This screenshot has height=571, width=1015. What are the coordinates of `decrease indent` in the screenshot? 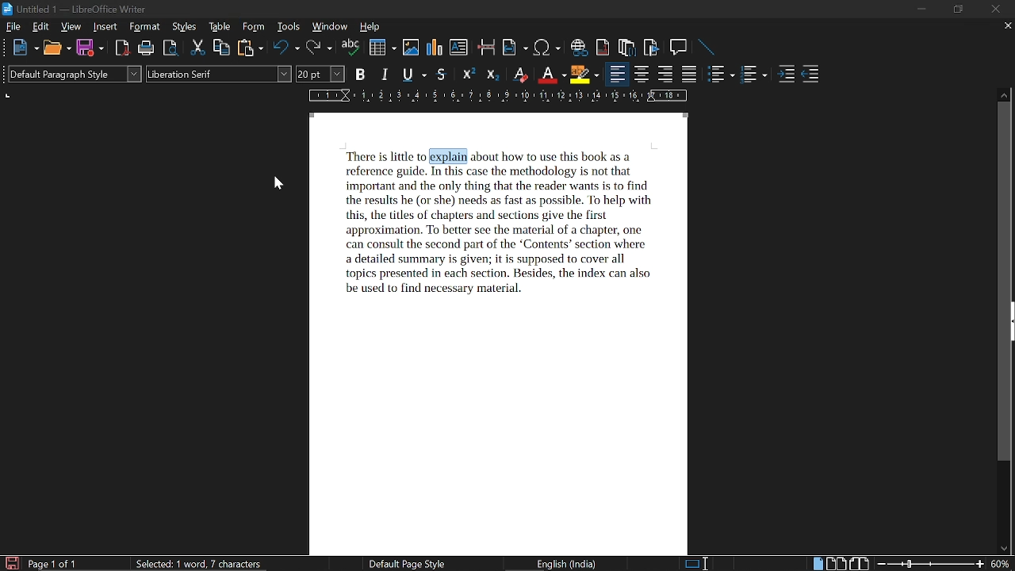 It's located at (810, 75).